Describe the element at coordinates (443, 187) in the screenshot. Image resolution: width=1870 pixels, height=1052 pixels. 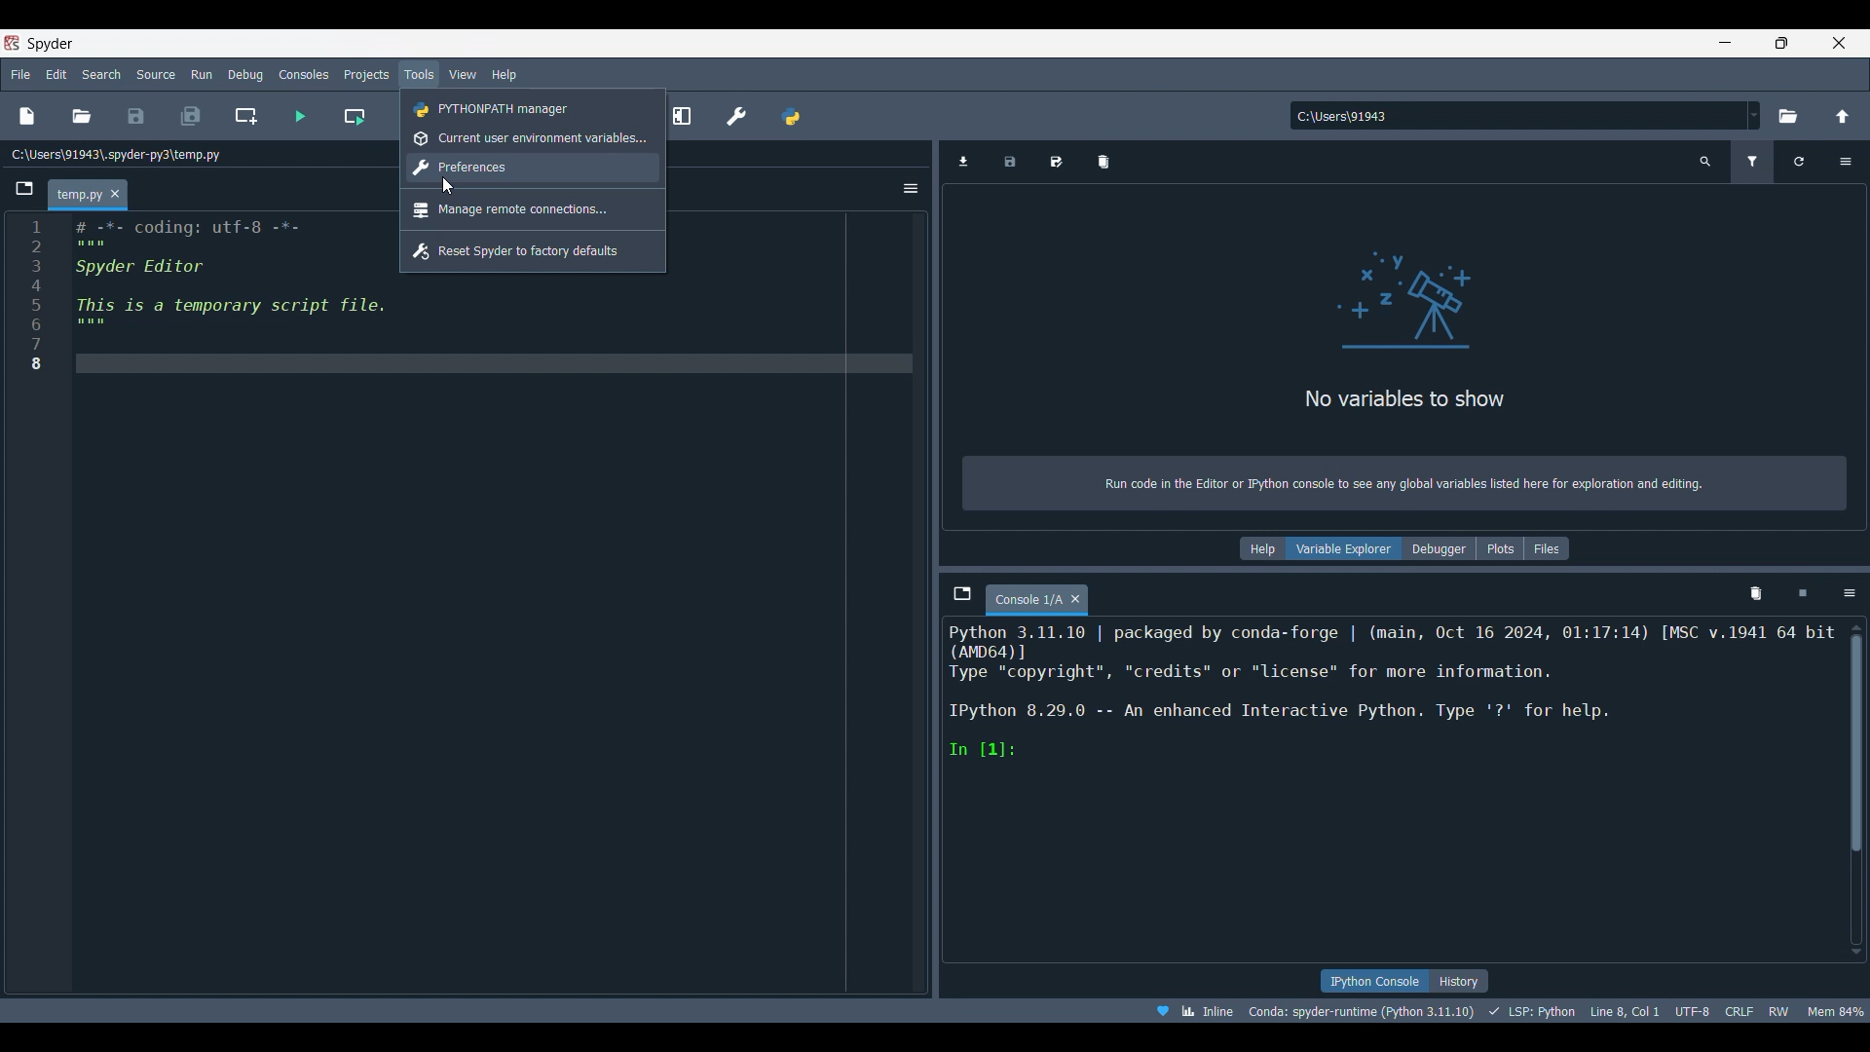
I see `cursor` at that location.